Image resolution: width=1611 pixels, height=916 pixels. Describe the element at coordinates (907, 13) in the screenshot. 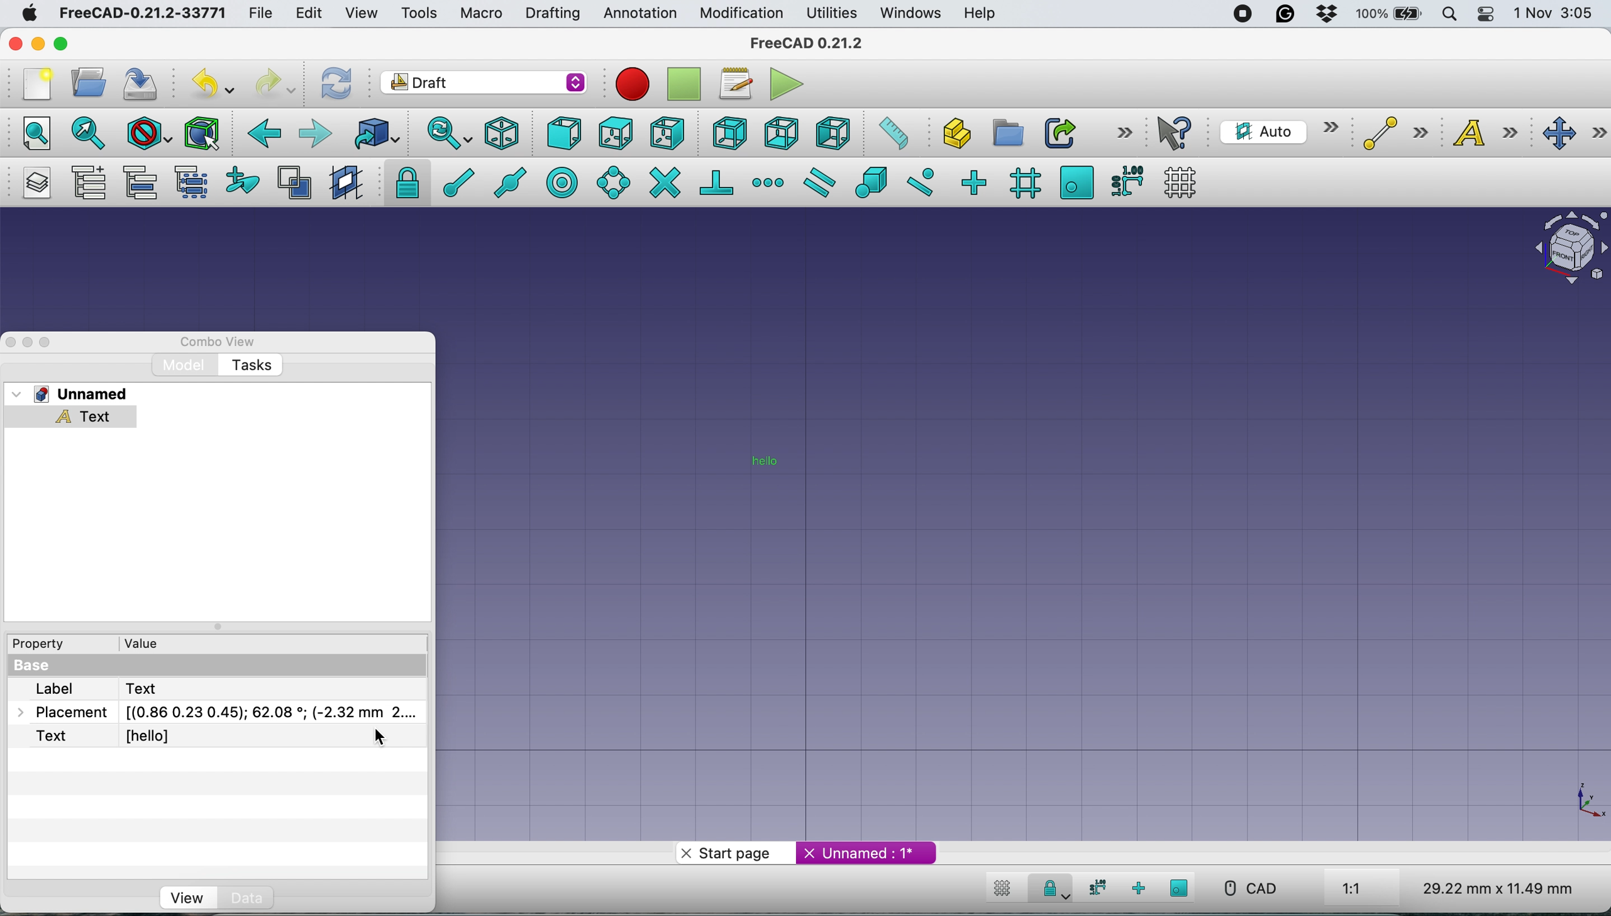

I see `windows` at that location.